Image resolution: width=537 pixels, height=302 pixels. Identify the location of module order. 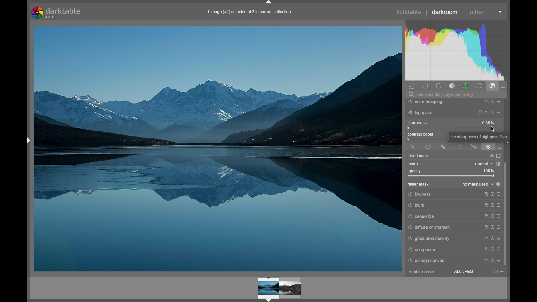
(422, 272).